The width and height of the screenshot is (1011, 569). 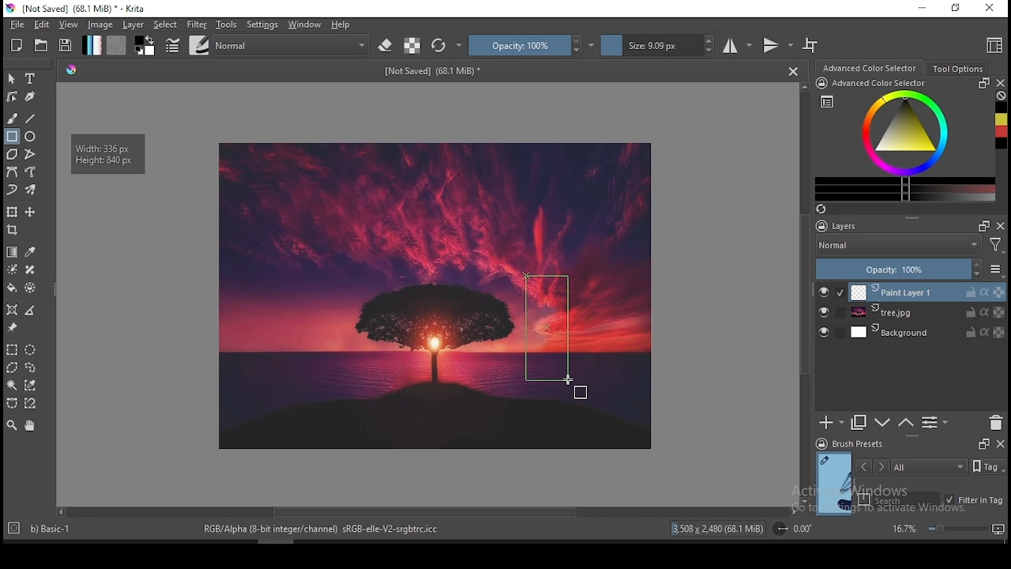 What do you see at coordinates (811, 45) in the screenshot?
I see `wrap around mode` at bounding box center [811, 45].